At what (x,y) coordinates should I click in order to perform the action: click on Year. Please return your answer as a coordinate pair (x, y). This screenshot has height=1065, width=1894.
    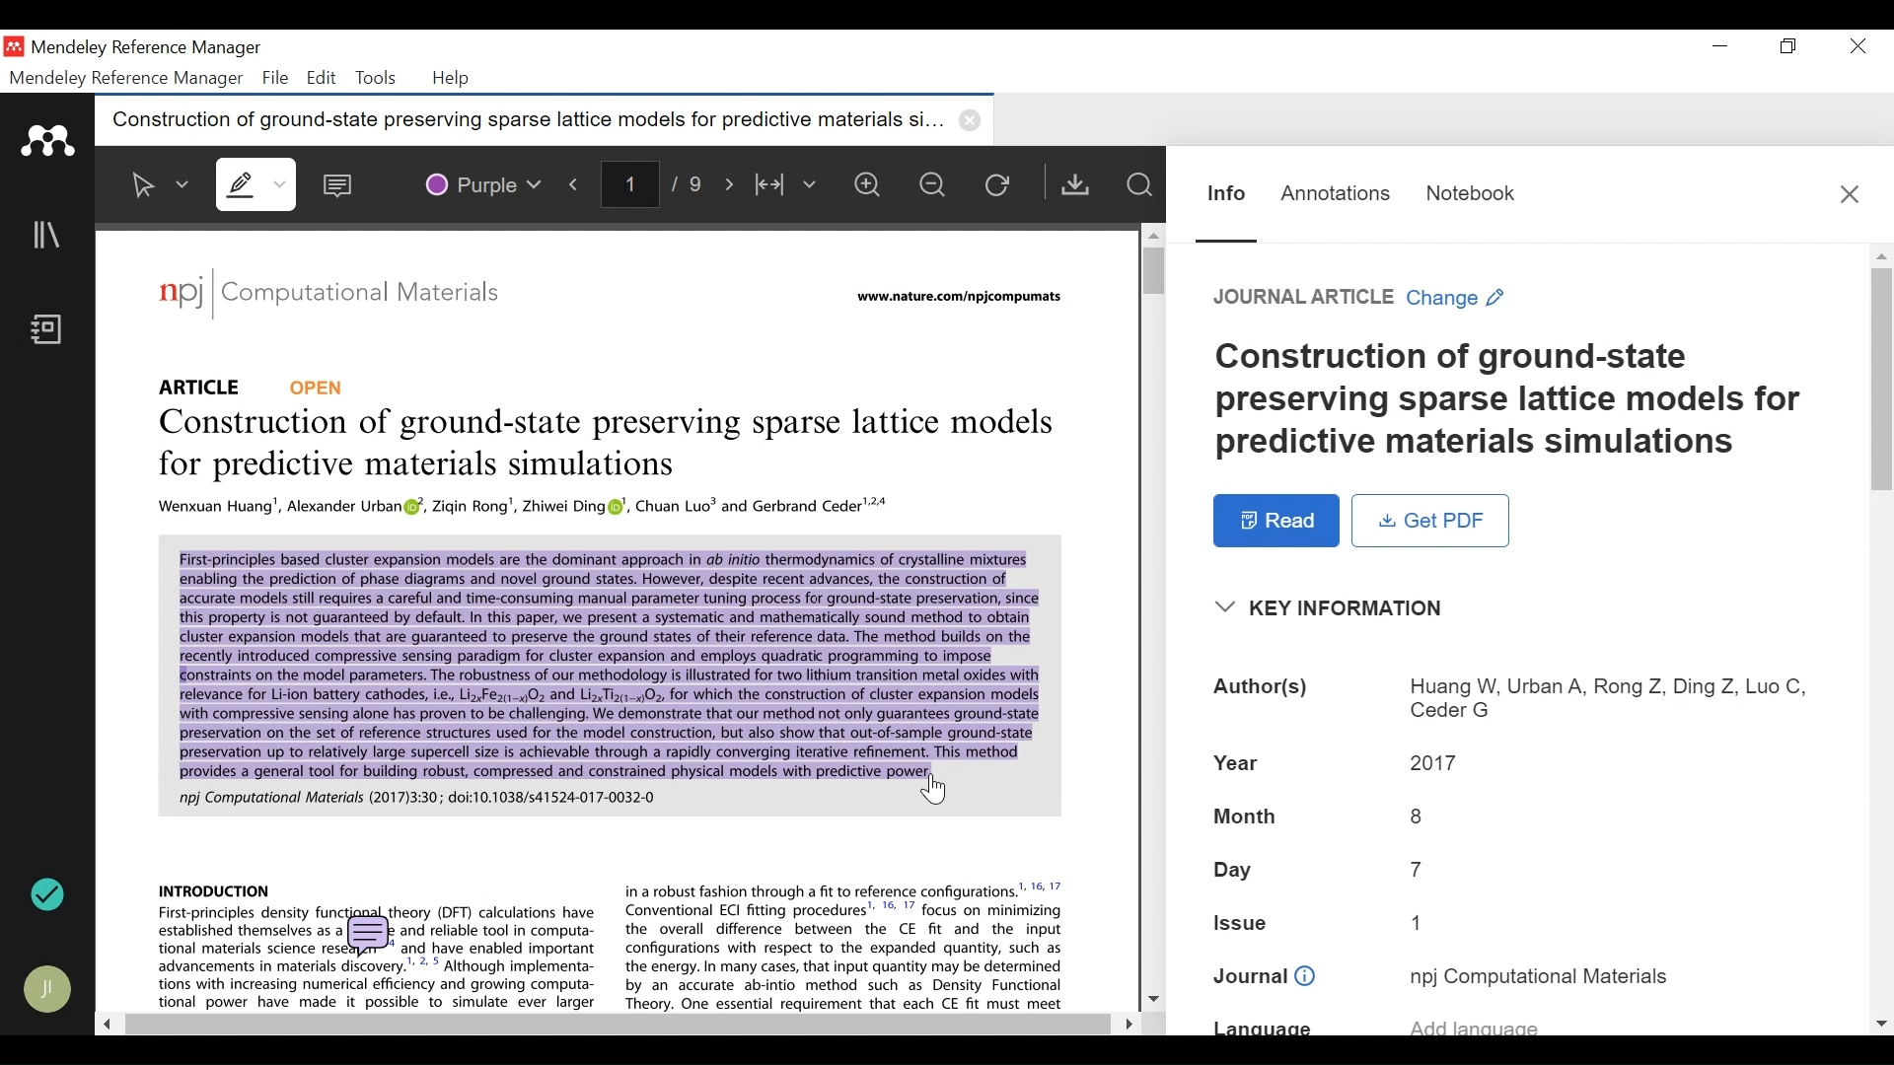
    Looking at the image, I should click on (1240, 760).